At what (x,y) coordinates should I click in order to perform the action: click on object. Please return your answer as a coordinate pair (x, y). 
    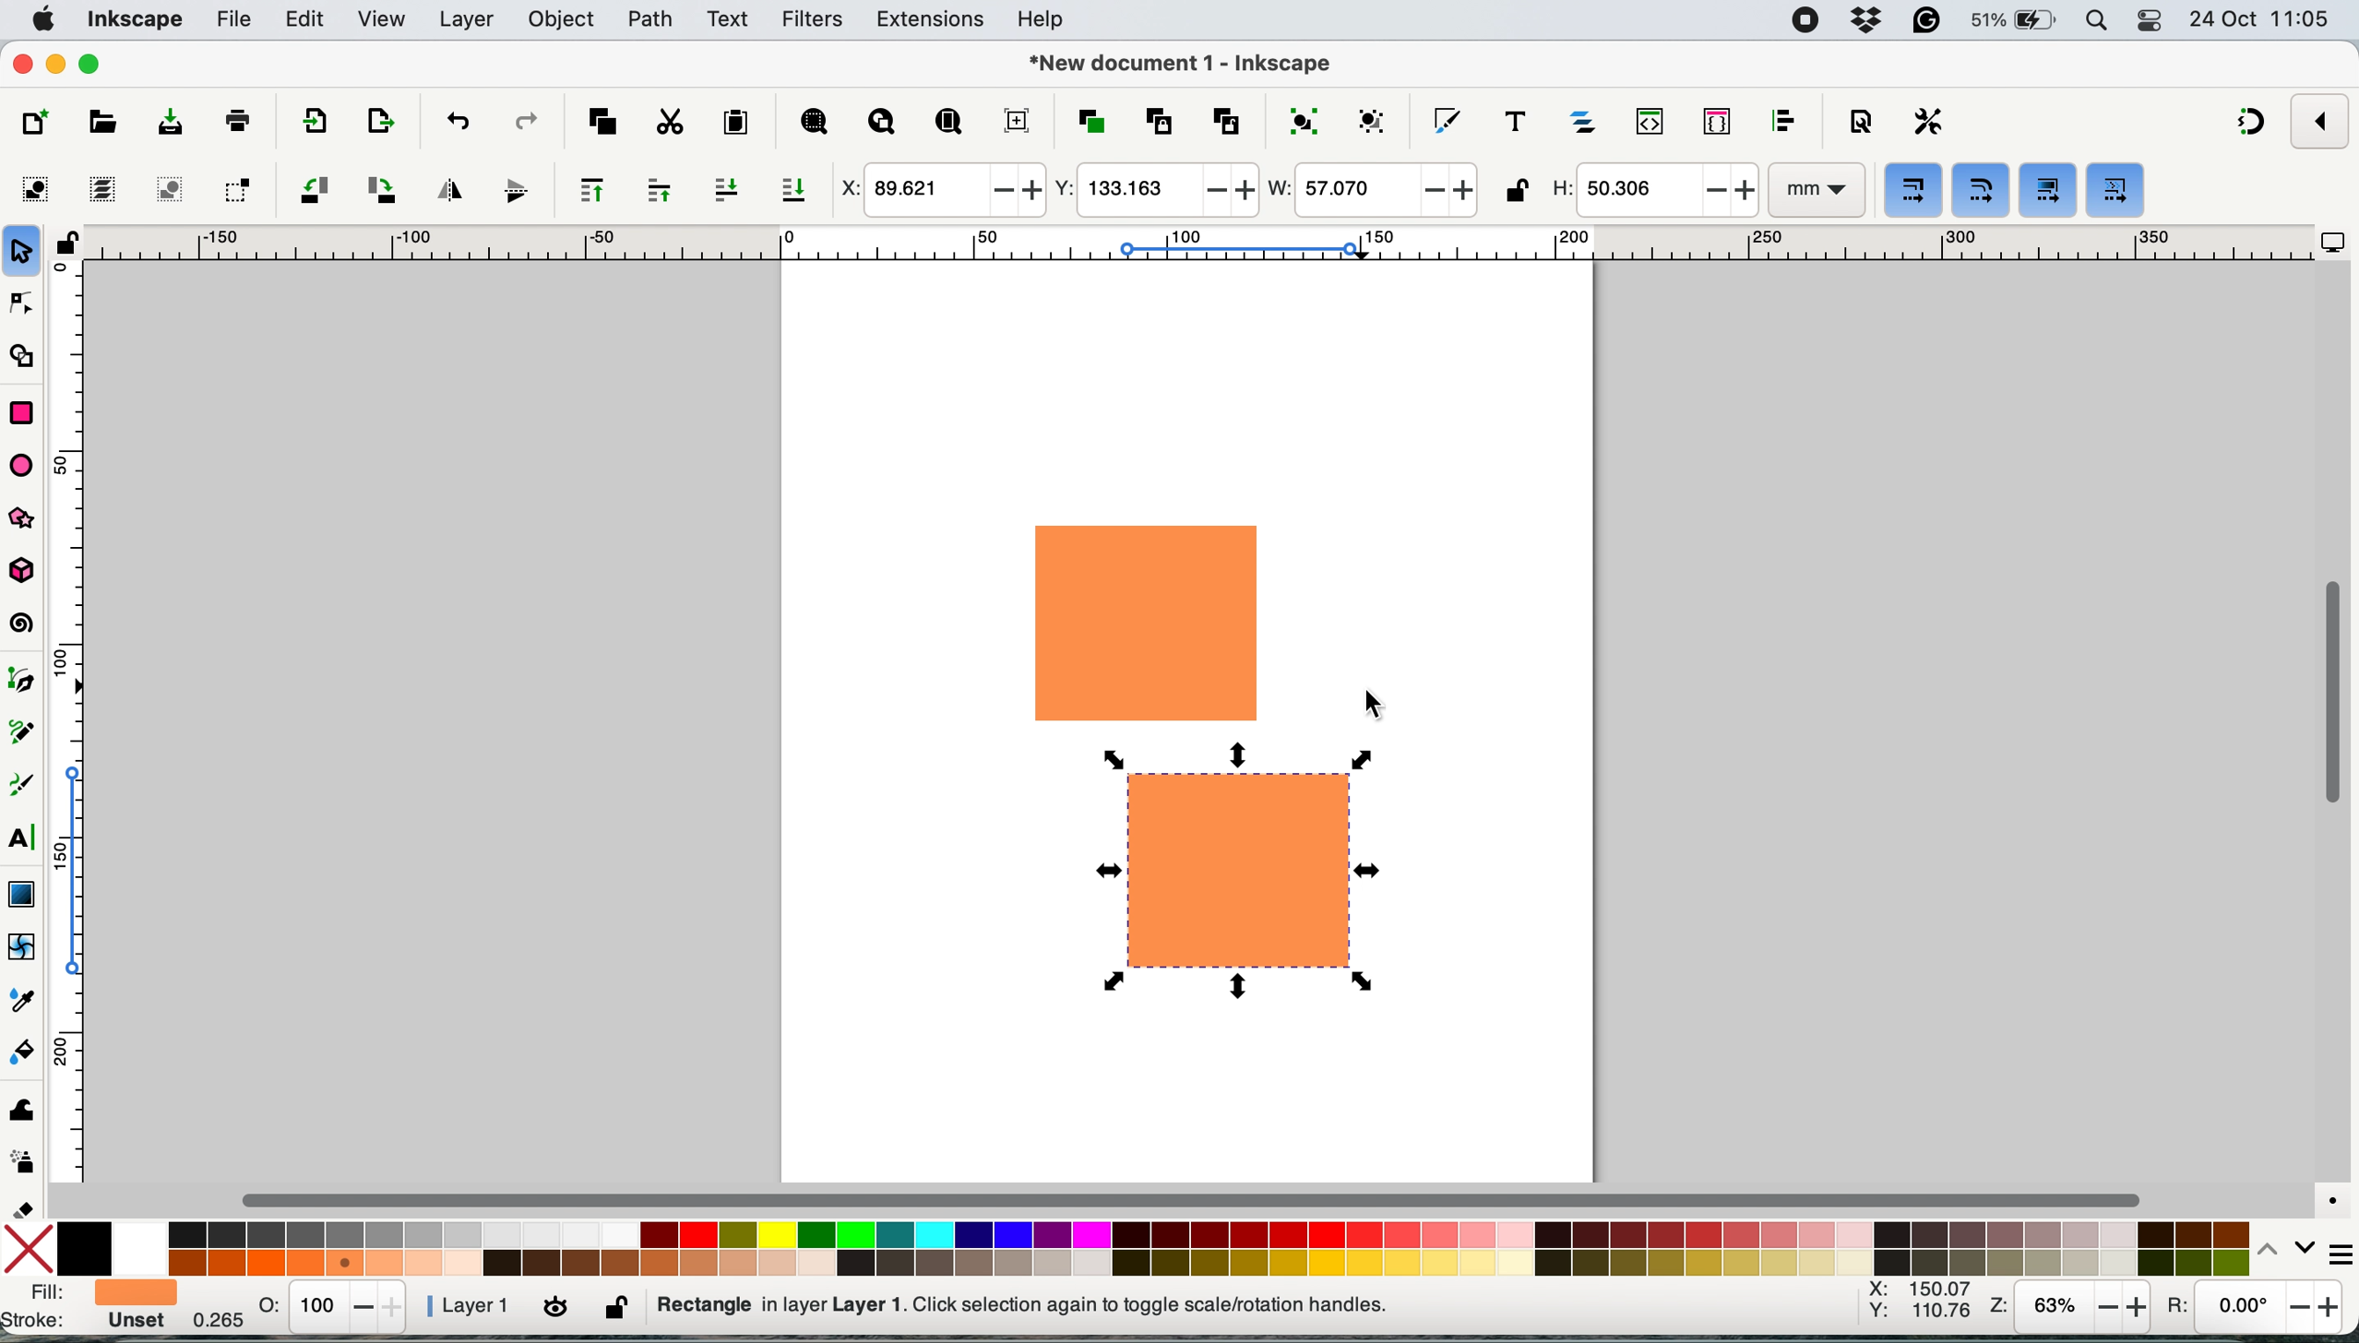
    Looking at the image, I should click on (566, 19).